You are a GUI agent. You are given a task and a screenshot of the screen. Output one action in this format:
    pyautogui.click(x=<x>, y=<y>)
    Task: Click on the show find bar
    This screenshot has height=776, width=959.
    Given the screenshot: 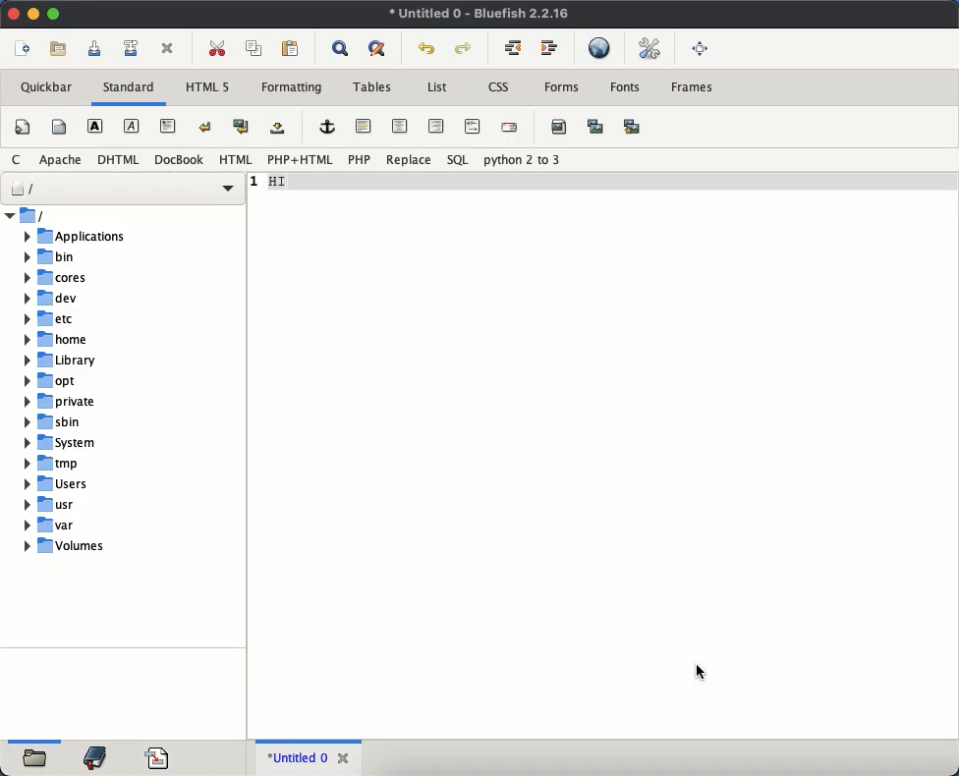 What is the action you would take?
    pyautogui.click(x=340, y=49)
    